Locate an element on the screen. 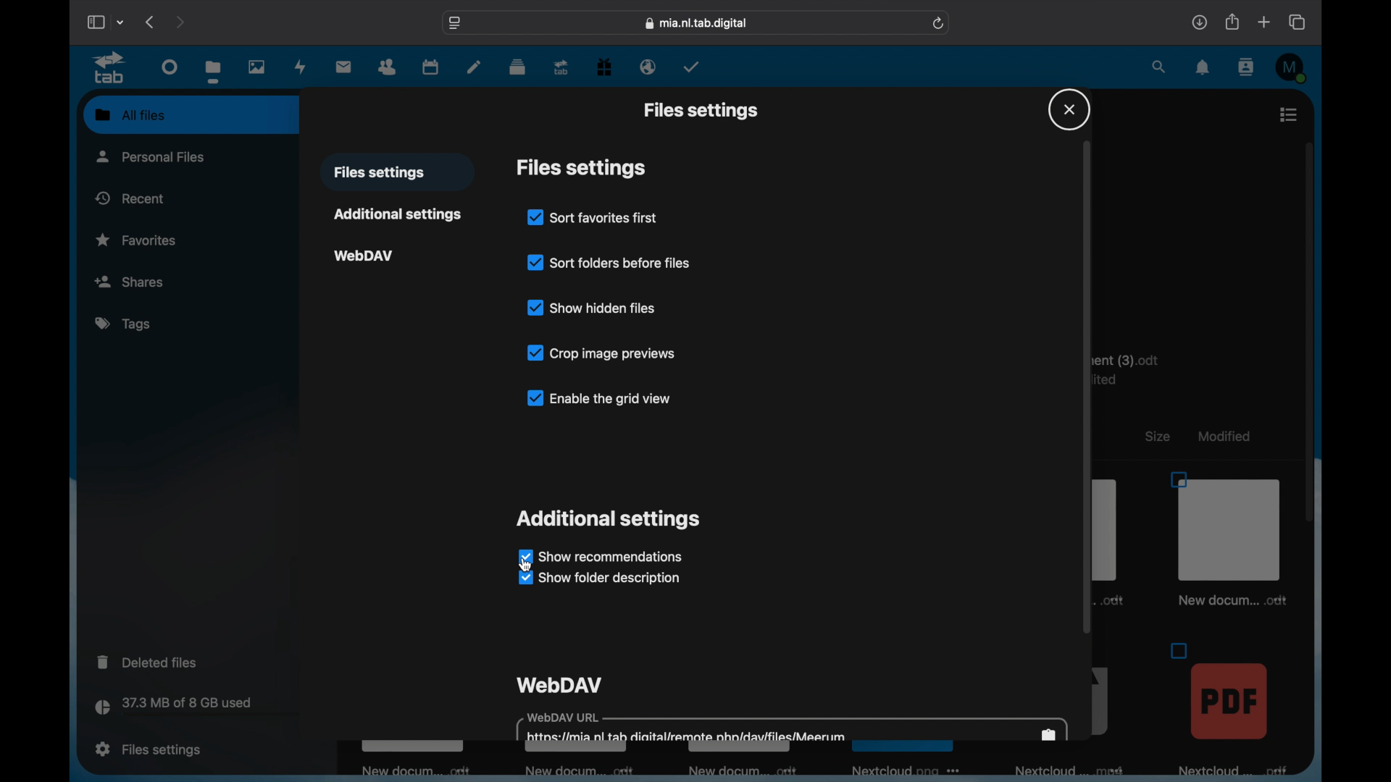 This screenshot has height=782, width=1391. additional settings is located at coordinates (398, 214).